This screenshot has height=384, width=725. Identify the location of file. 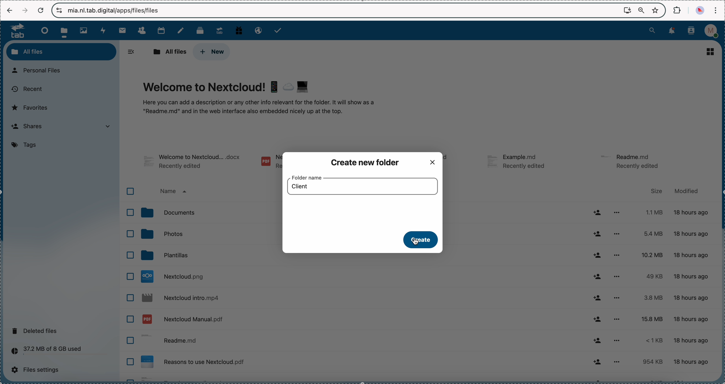
(451, 162).